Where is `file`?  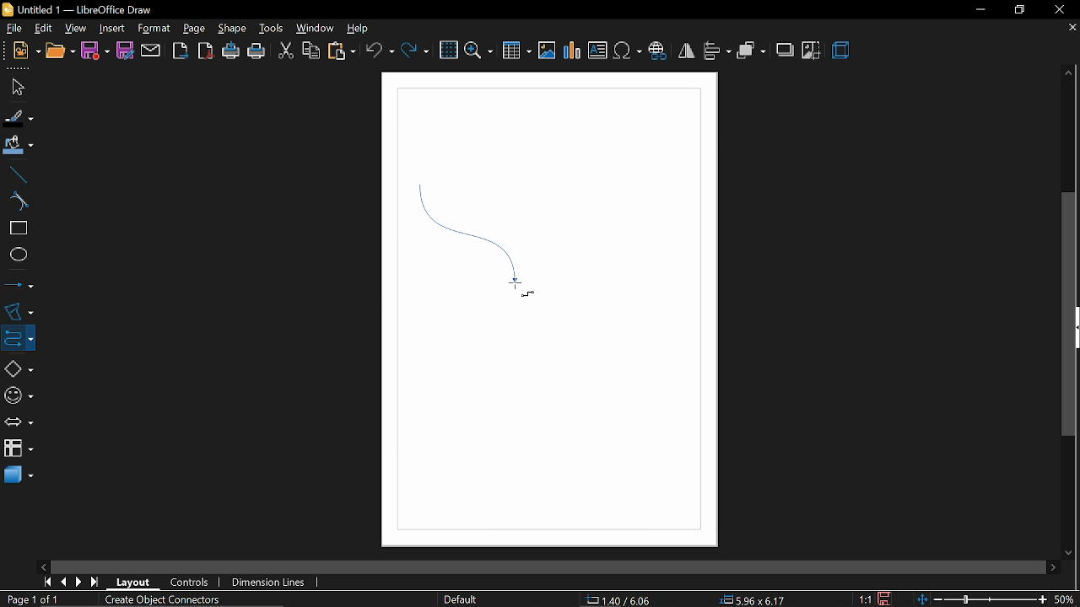 file is located at coordinates (11, 28).